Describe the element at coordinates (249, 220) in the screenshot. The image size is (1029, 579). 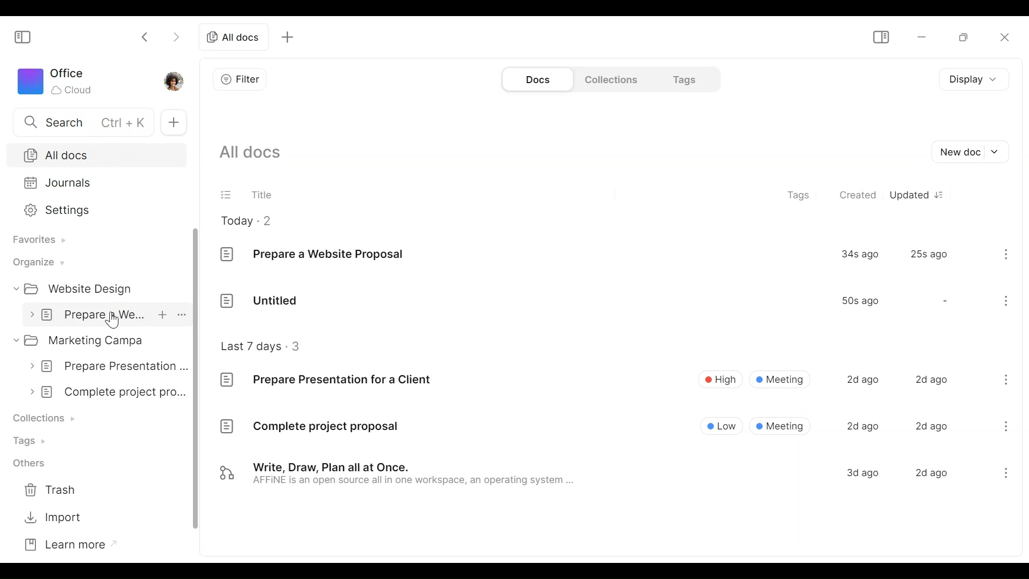
I see `Today` at that location.